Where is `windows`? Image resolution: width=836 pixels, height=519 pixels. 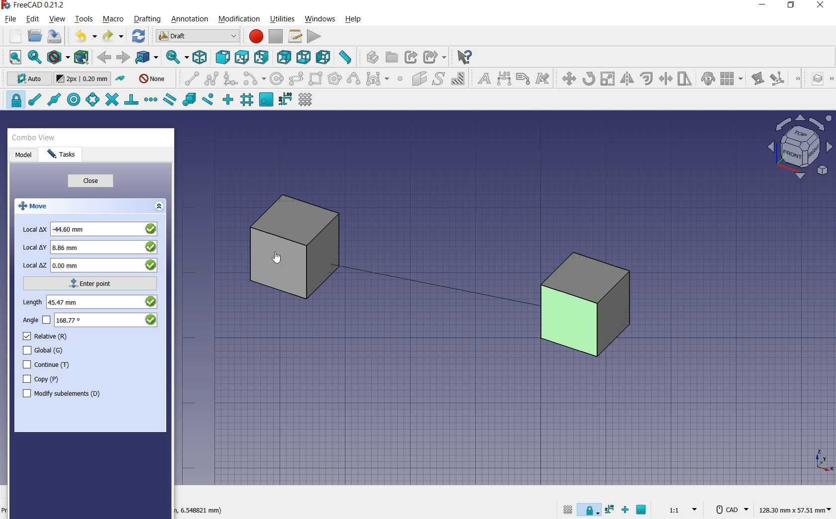 windows is located at coordinates (319, 19).